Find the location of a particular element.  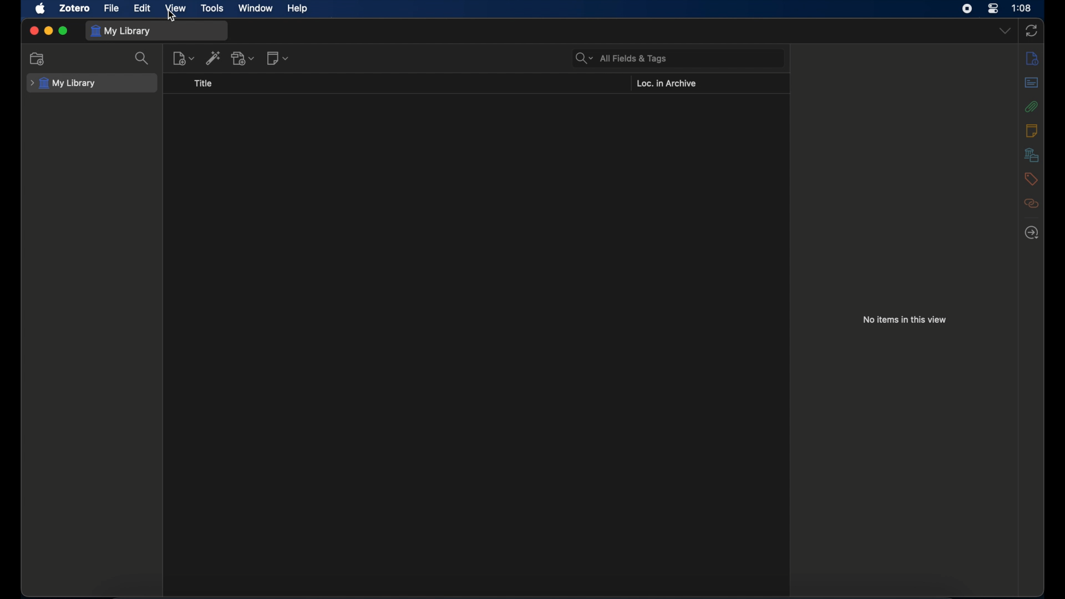

apple is located at coordinates (41, 9).